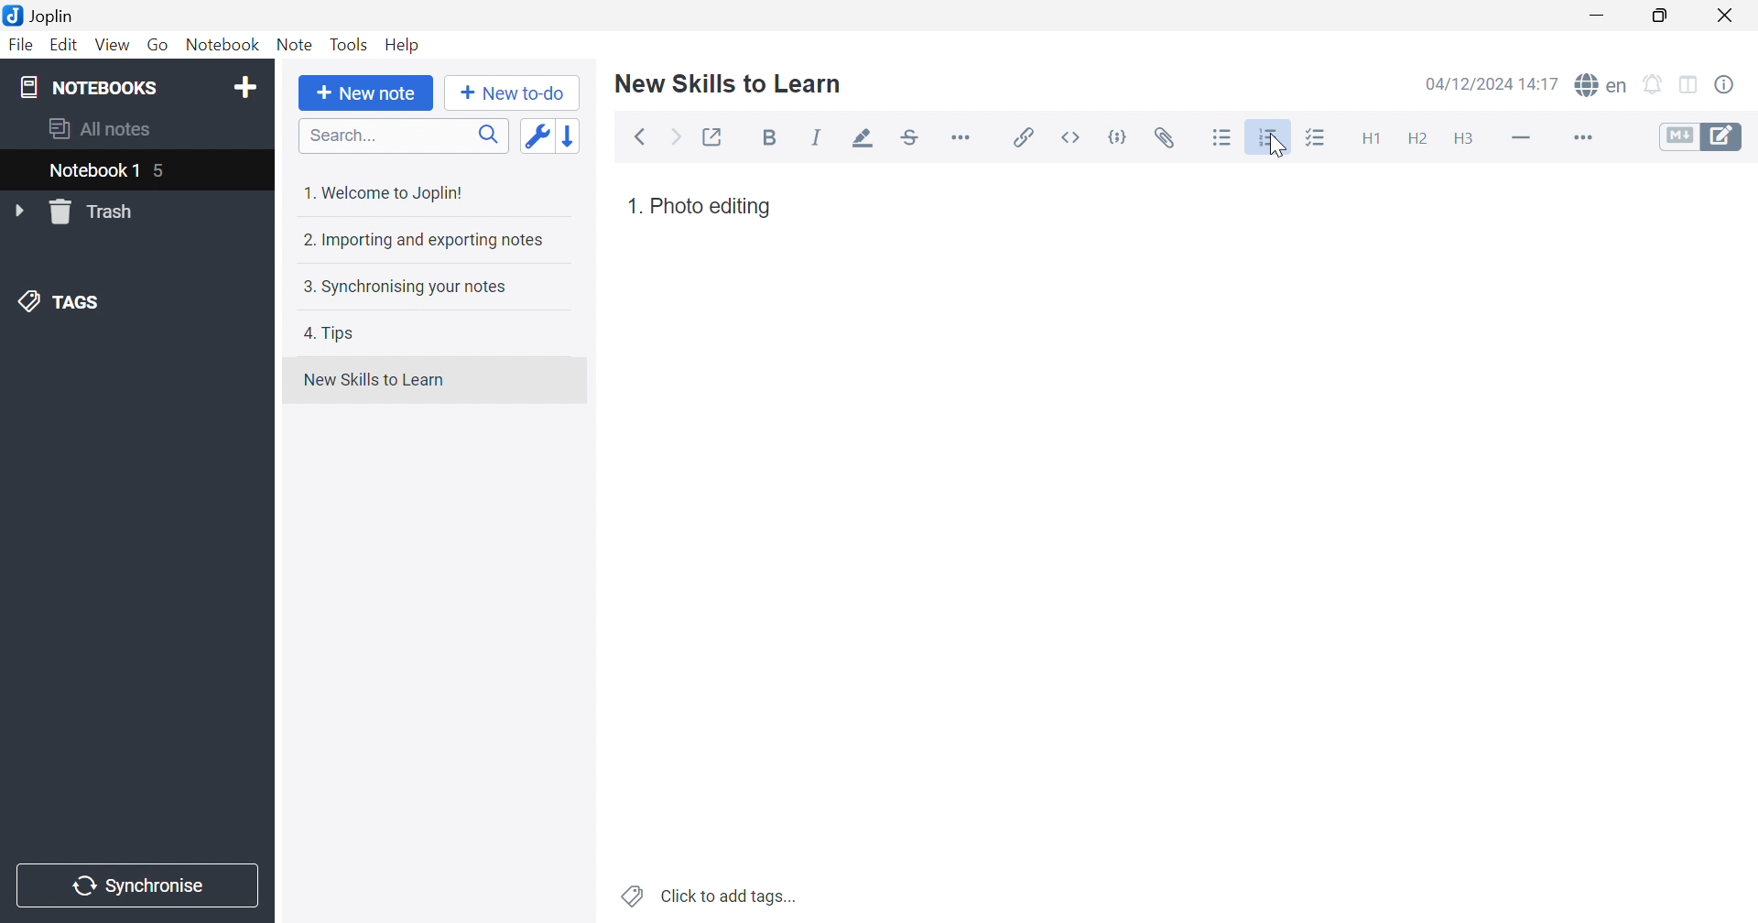 This screenshot has width=1758, height=923. I want to click on Notebook1, so click(91, 169).